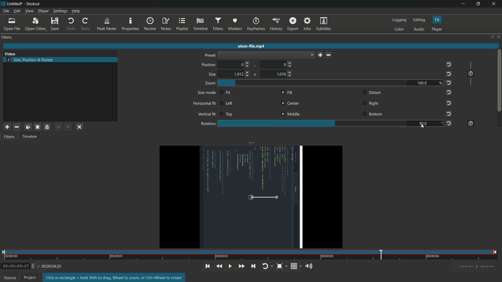  Describe the element at coordinates (7, 37) in the screenshot. I see `filters` at that location.